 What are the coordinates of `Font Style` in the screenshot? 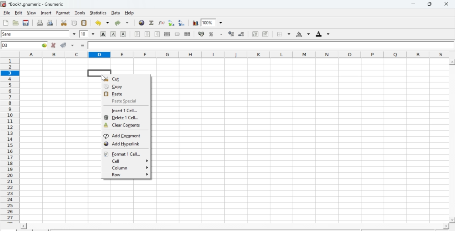 It's located at (36, 35).